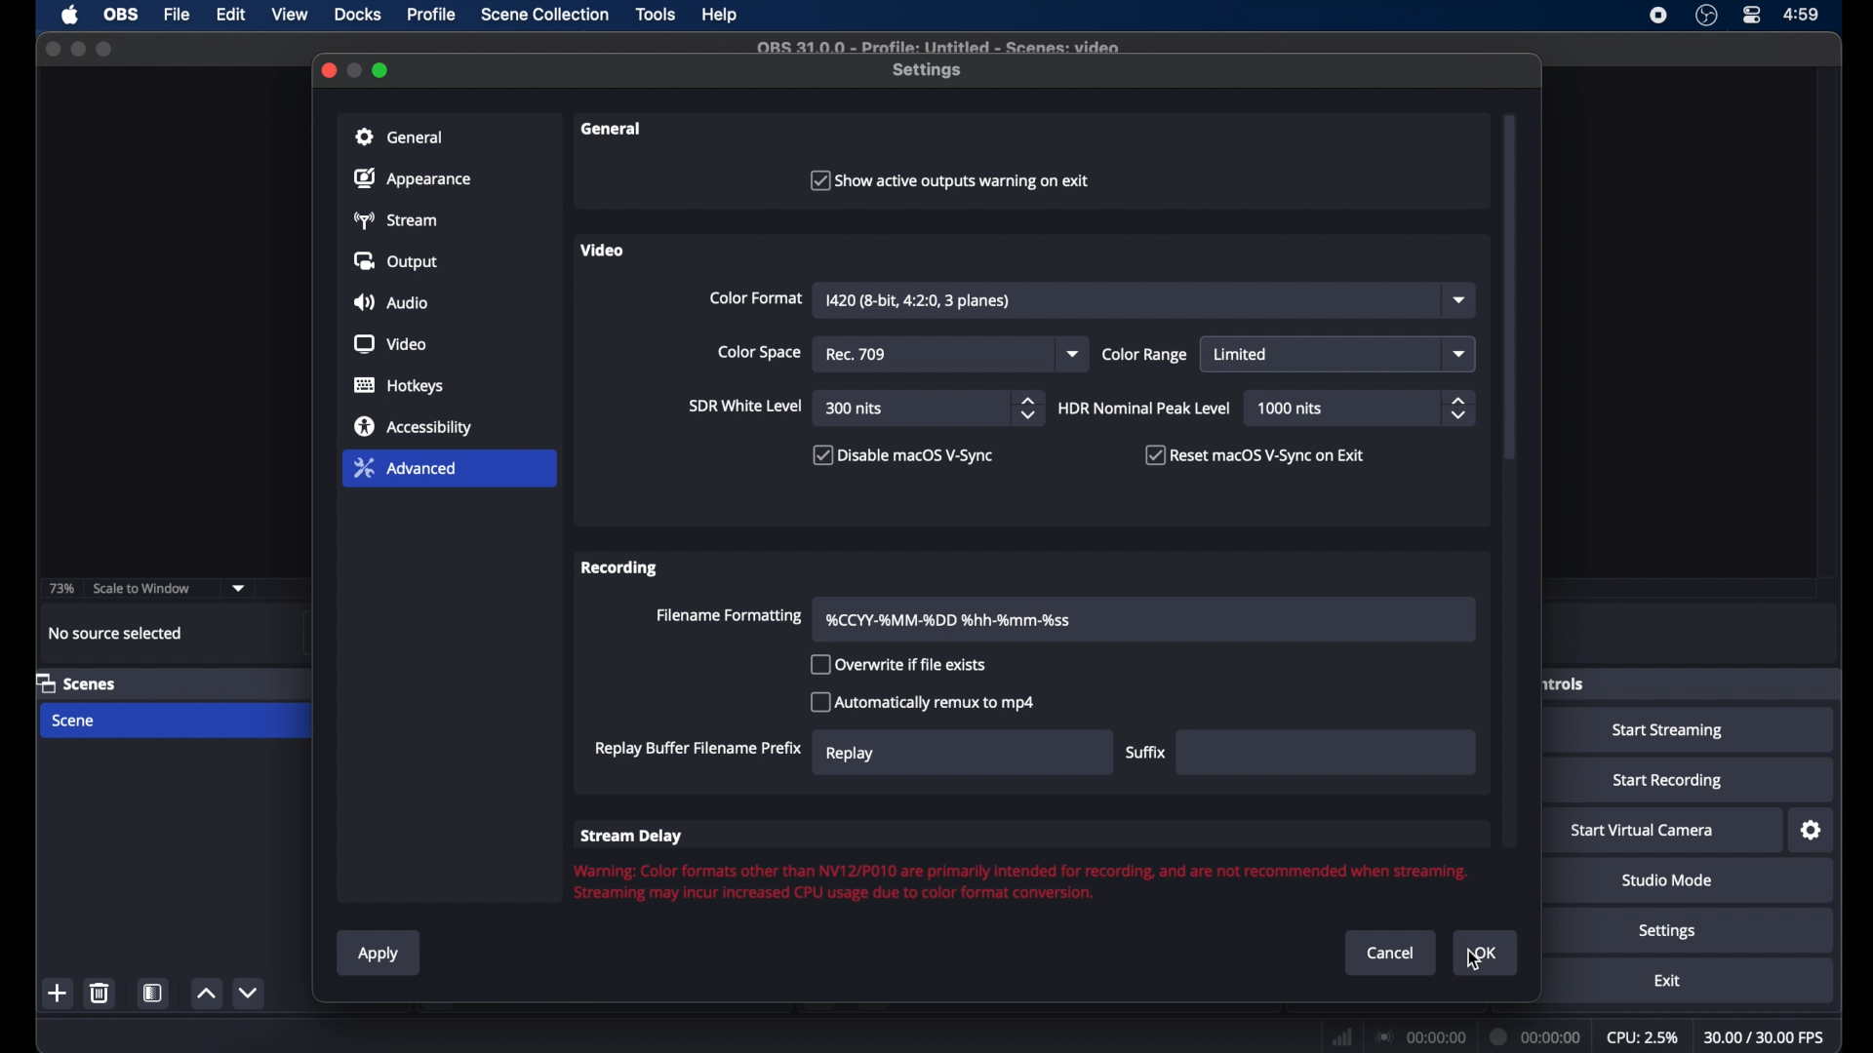 This screenshot has width=1873, height=1053. What do you see at coordinates (1145, 753) in the screenshot?
I see `suffix` at bounding box center [1145, 753].